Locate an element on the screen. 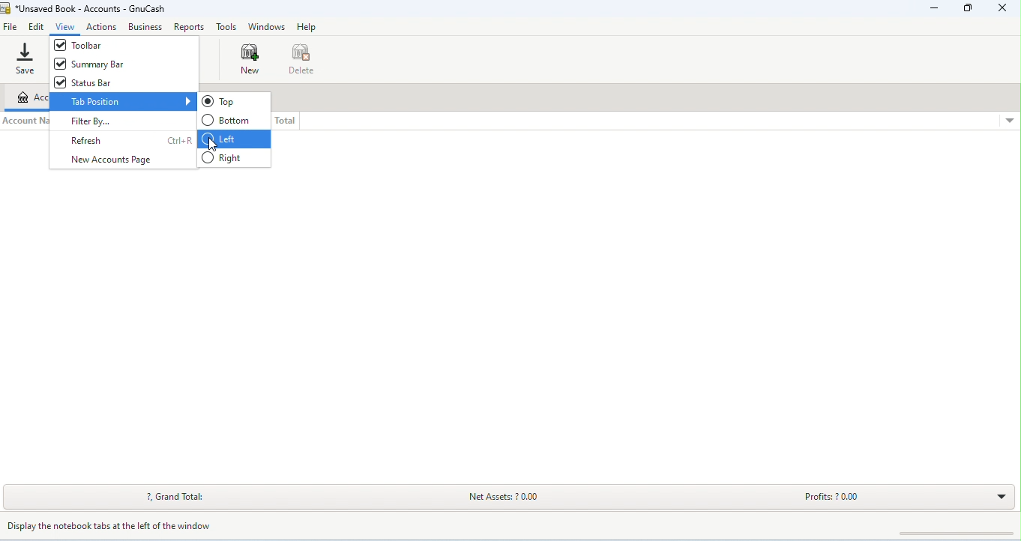  help is located at coordinates (306, 26).